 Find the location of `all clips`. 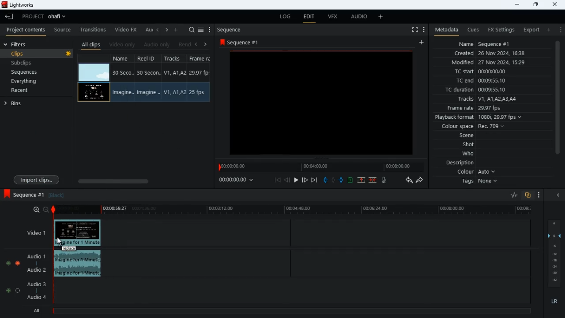

all clips is located at coordinates (91, 45).